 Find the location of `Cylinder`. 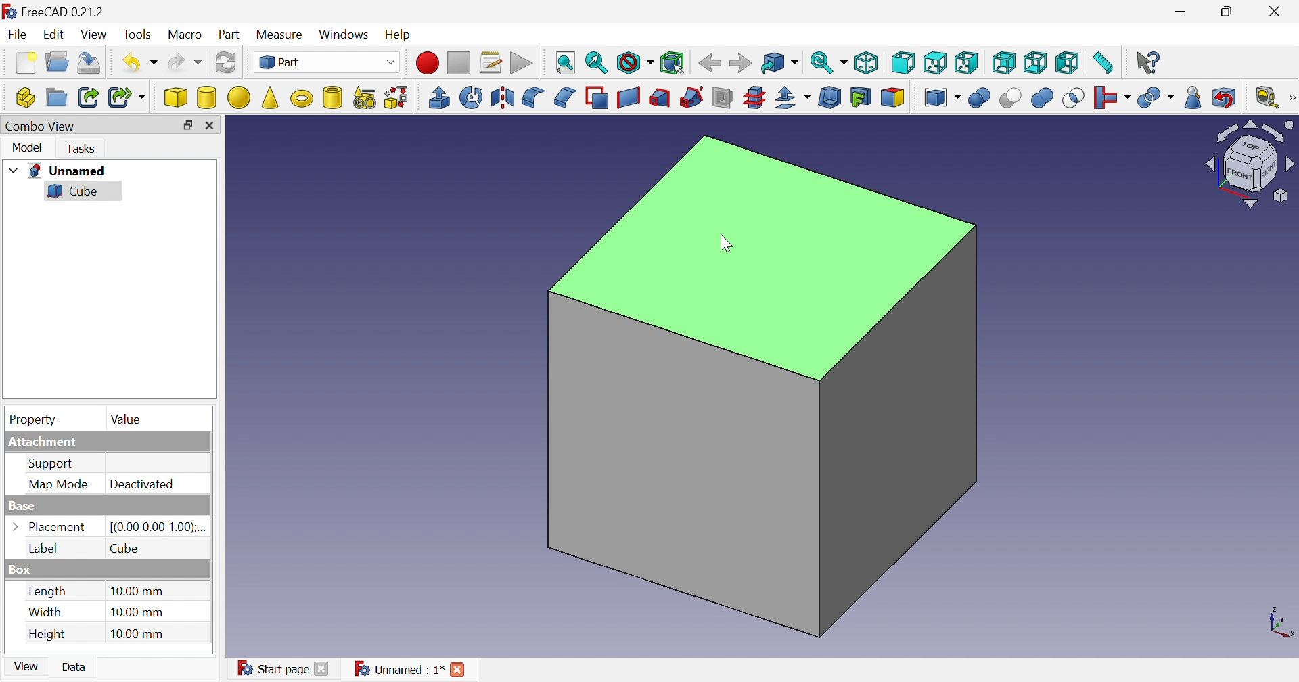

Cylinder is located at coordinates (207, 99).